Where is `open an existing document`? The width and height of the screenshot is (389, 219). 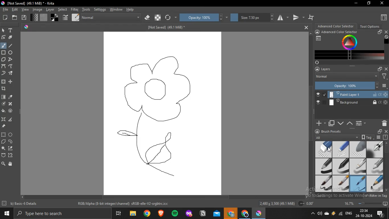
open an existing document is located at coordinates (15, 17).